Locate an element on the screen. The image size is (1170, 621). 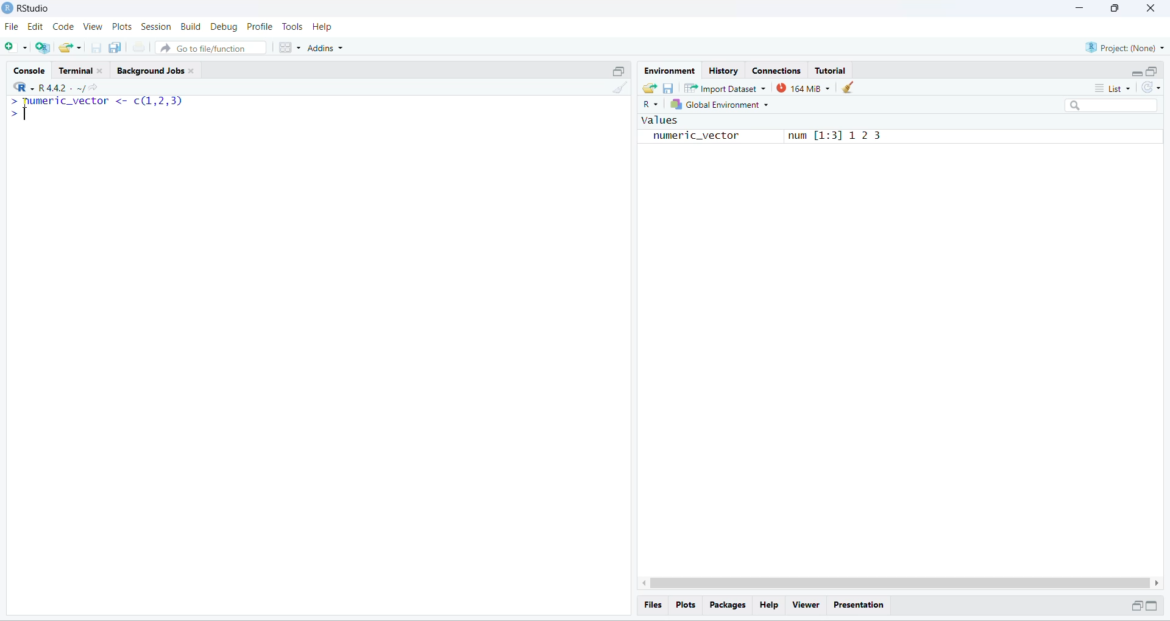
History is located at coordinates (723, 69).